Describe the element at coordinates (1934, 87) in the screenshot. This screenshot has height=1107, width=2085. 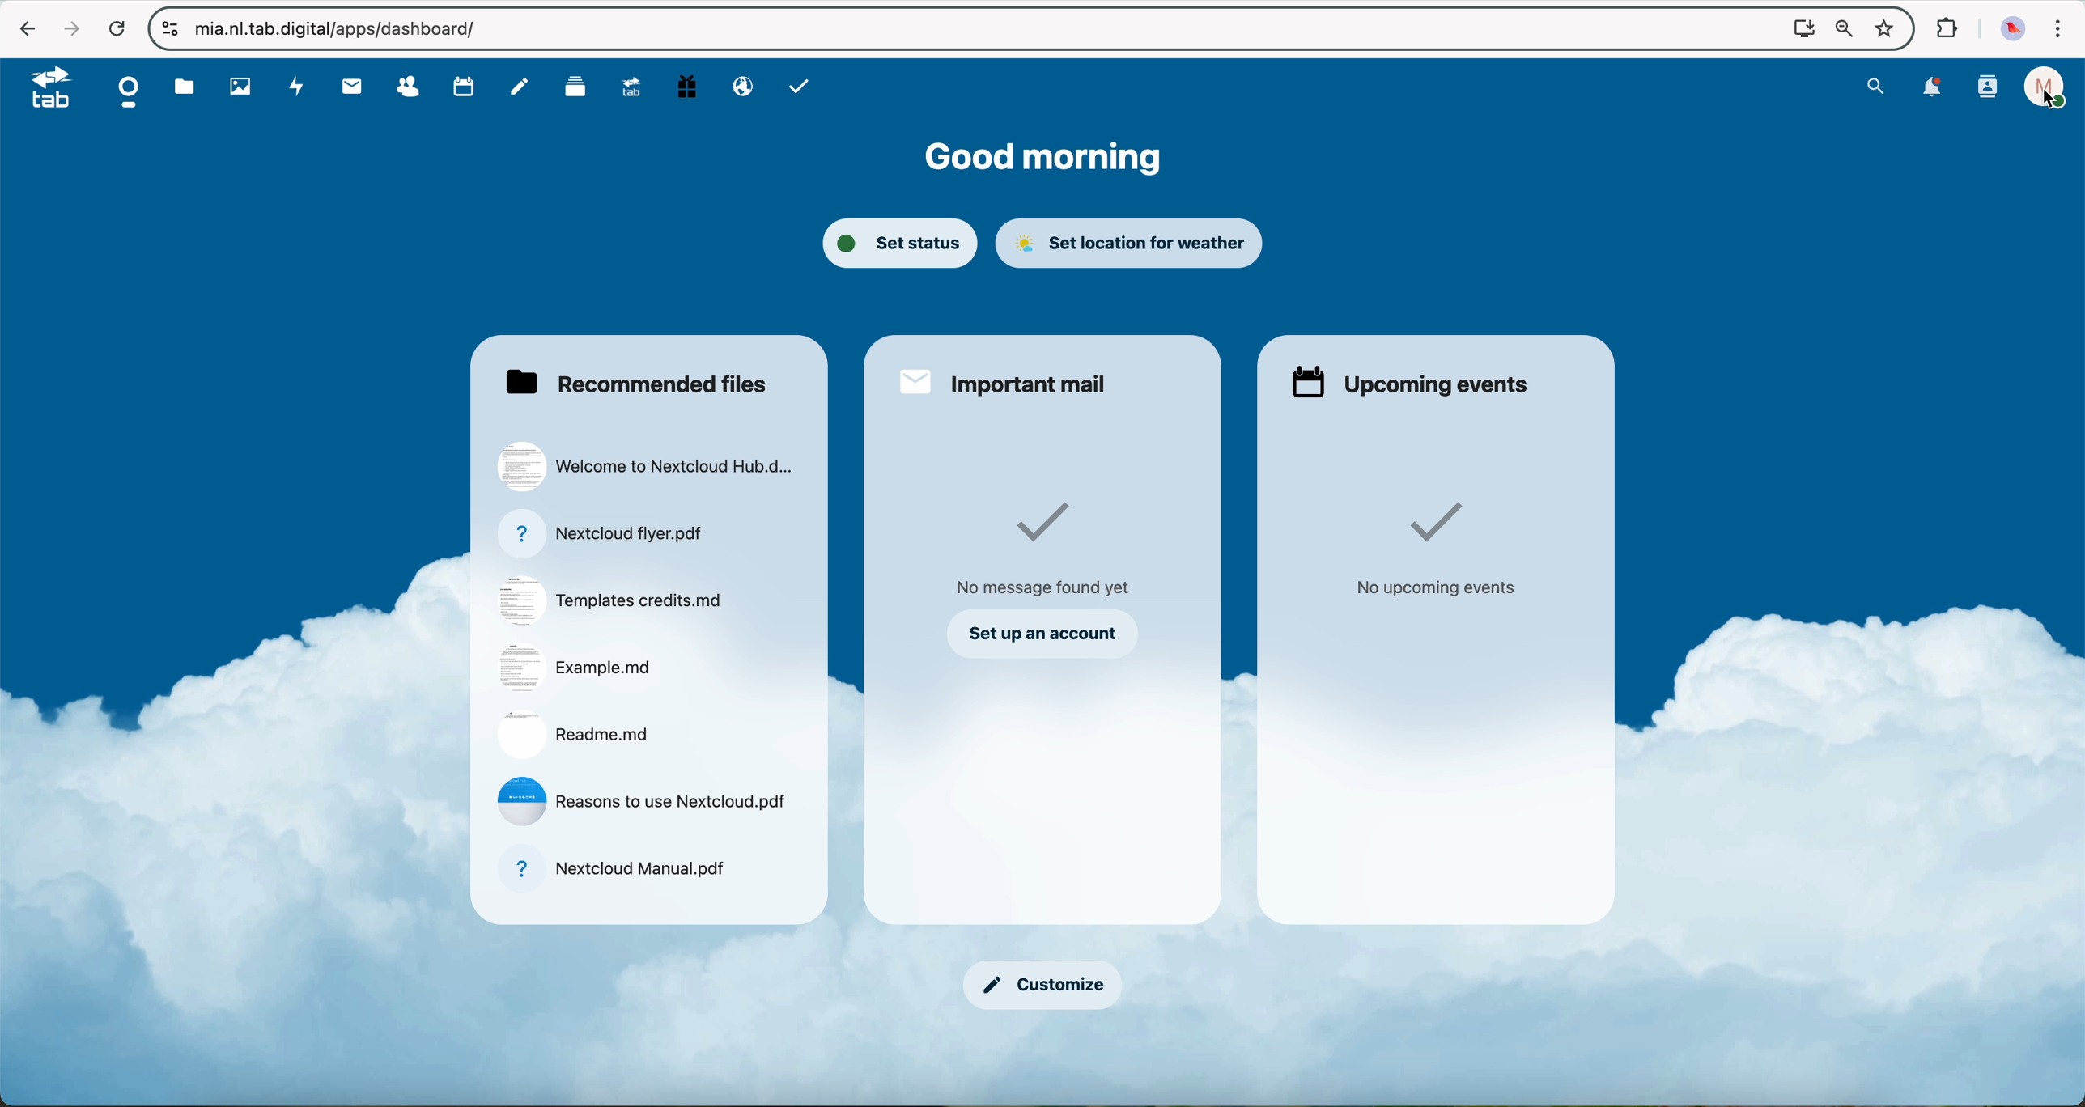
I see `notifications` at that location.